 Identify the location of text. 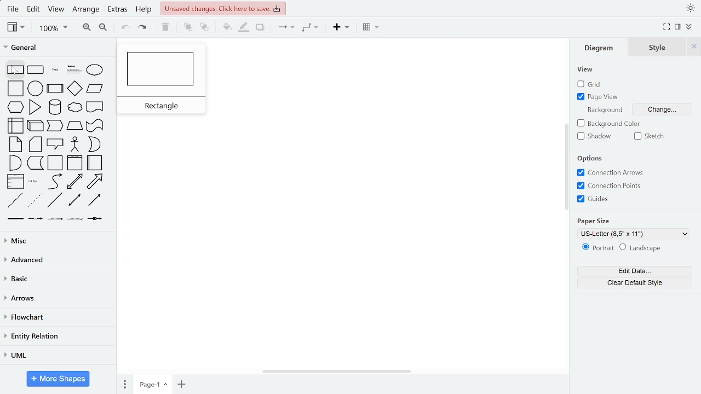
(604, 110).